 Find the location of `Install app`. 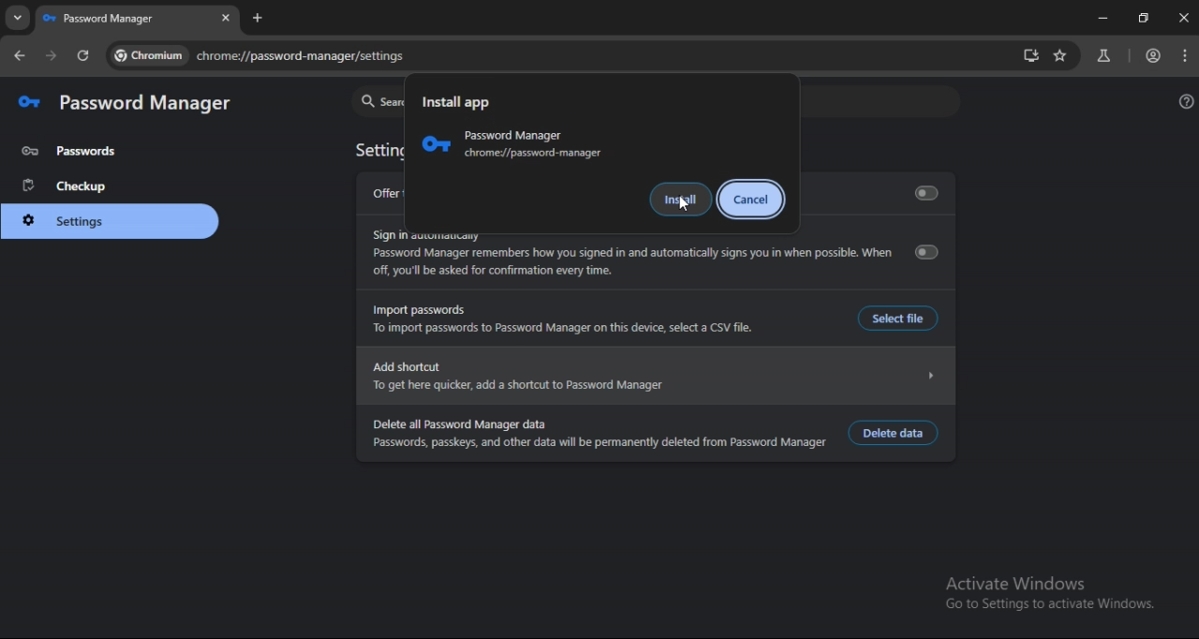

Install app is located at coordinates (456, 102).